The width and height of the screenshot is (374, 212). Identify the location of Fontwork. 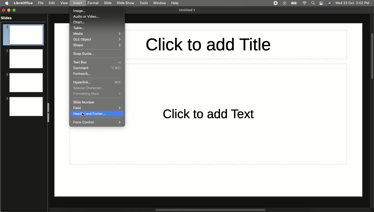
(82, 74).